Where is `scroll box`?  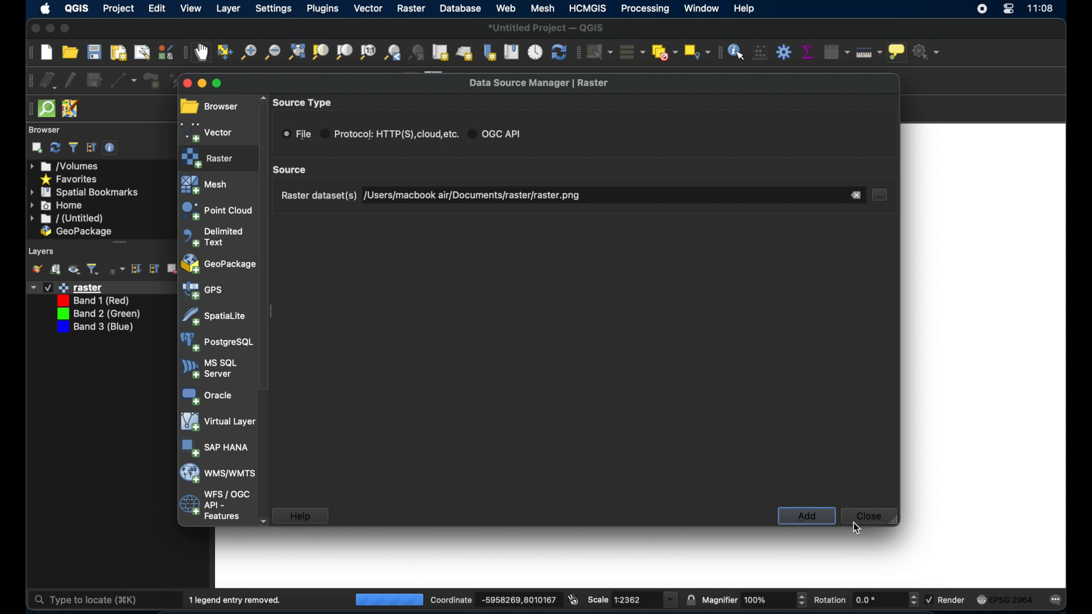 scroll box is located at coordinates (292, 170).